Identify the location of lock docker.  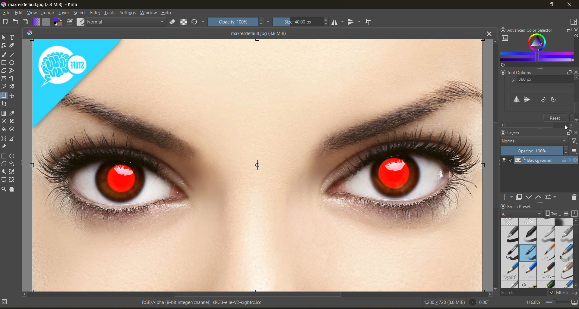
(502, 133).